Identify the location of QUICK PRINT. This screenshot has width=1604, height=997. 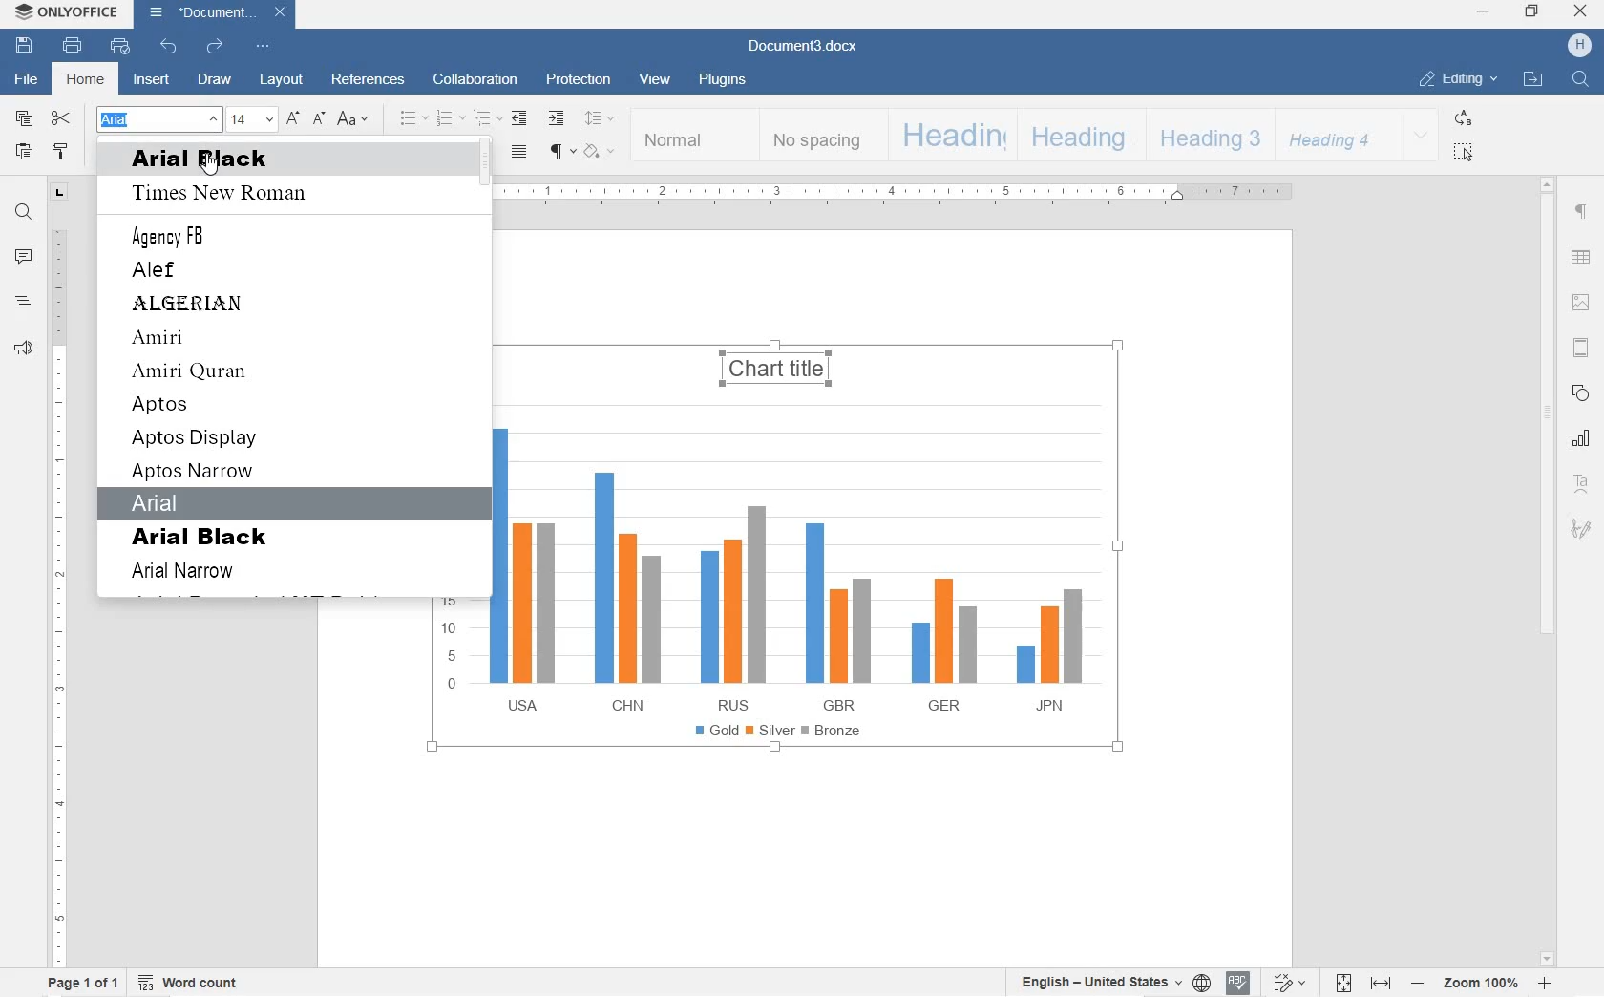
(116, 47).